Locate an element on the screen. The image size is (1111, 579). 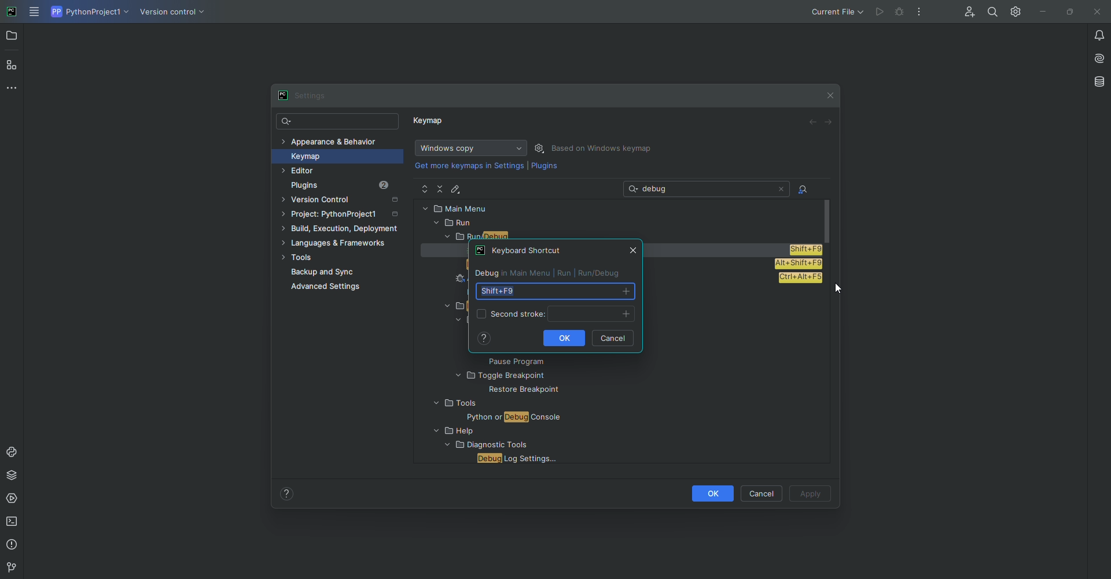
Languages and Framework is located at coordinates (339, 244).